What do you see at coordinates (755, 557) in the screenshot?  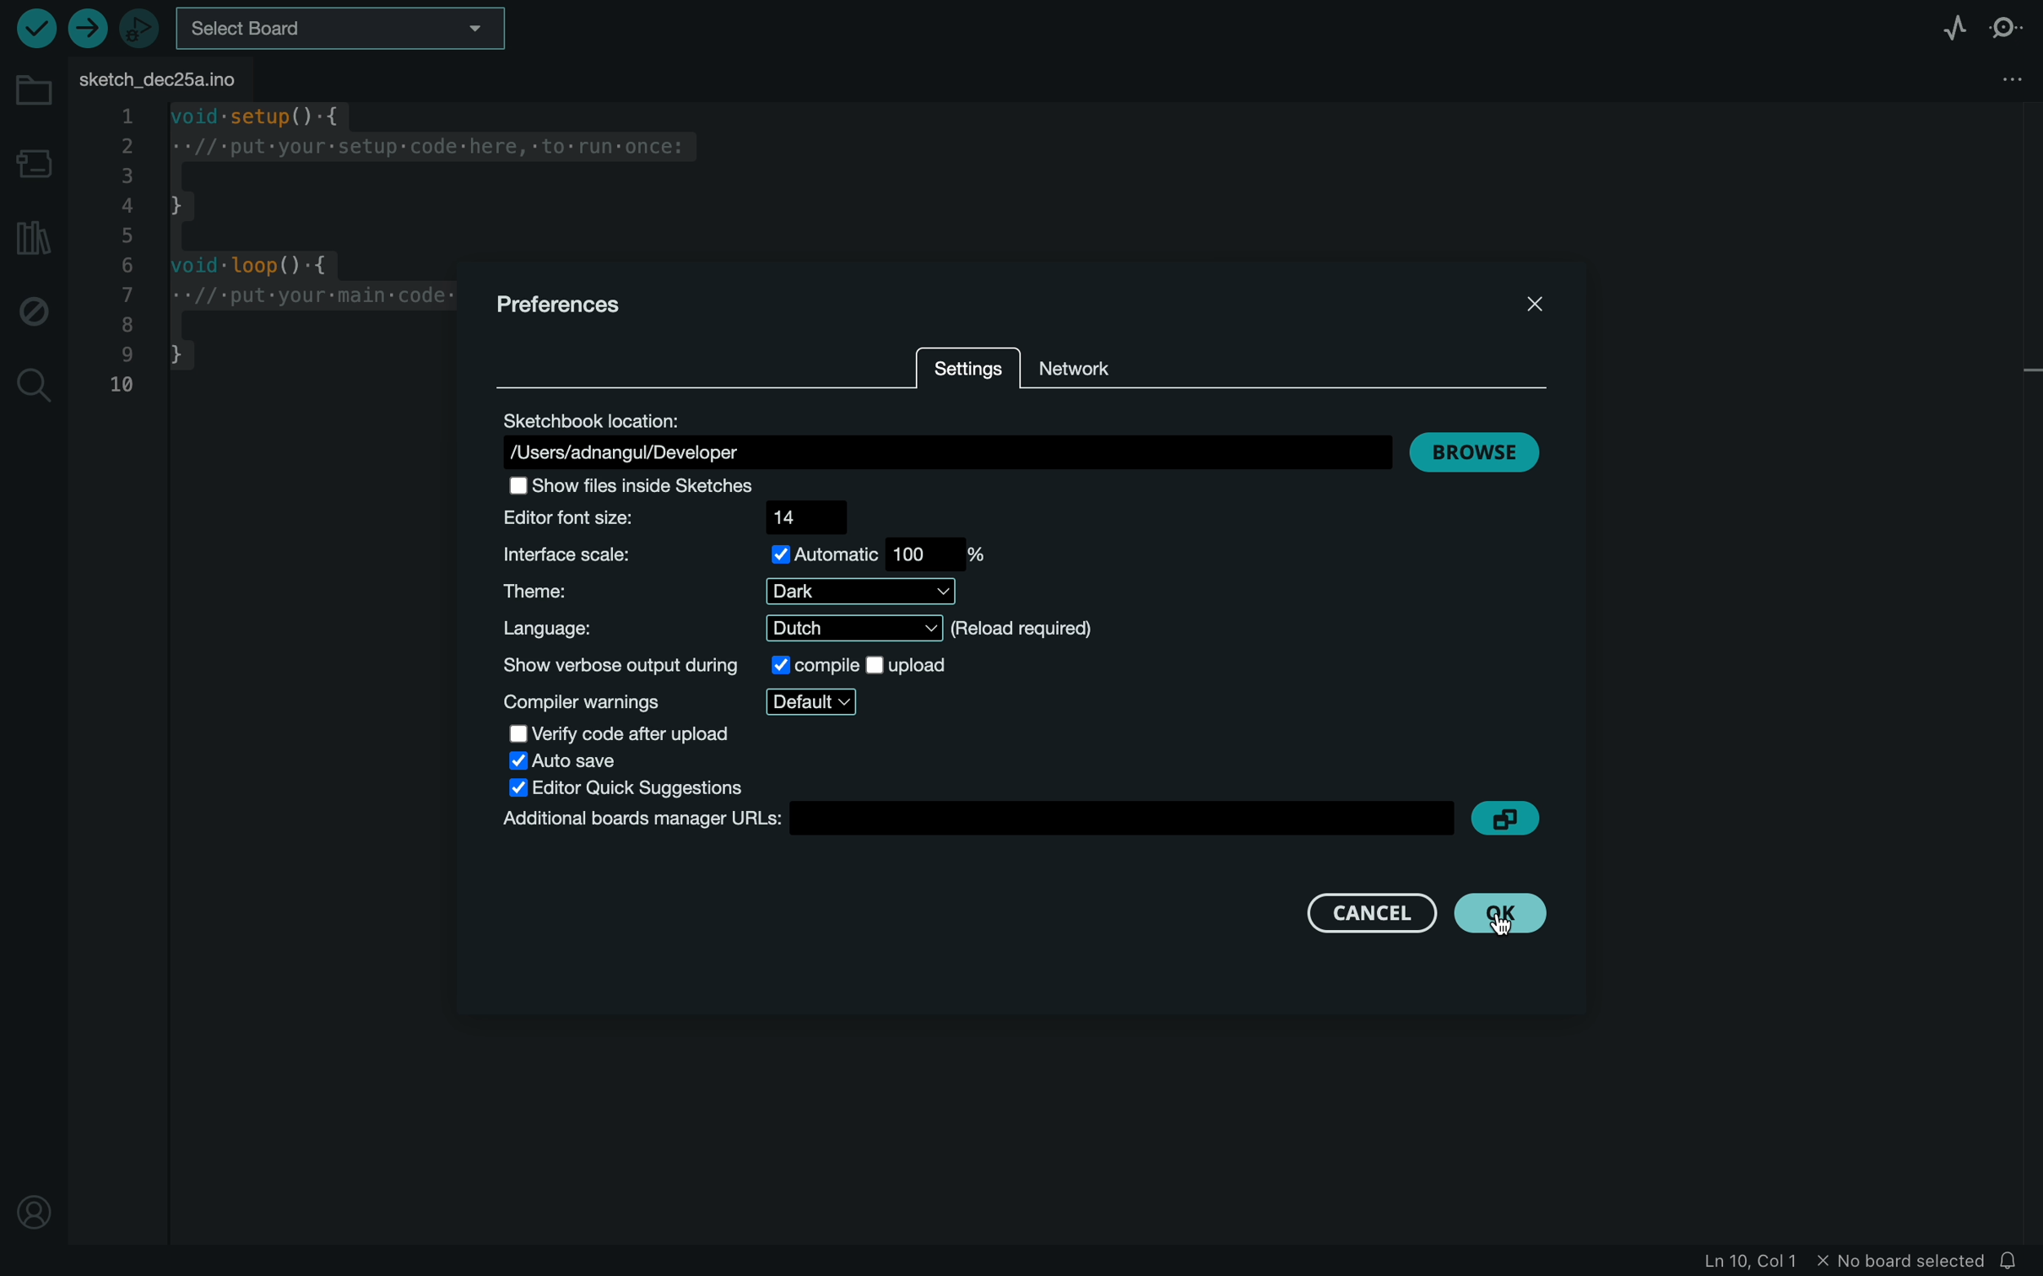 I see `scale` at bounding box center [755, 557].